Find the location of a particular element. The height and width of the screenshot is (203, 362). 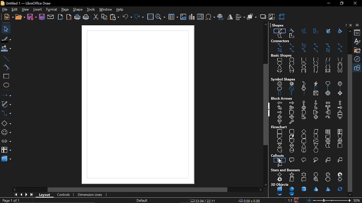

circle segment is located at coordinates (316, 64).